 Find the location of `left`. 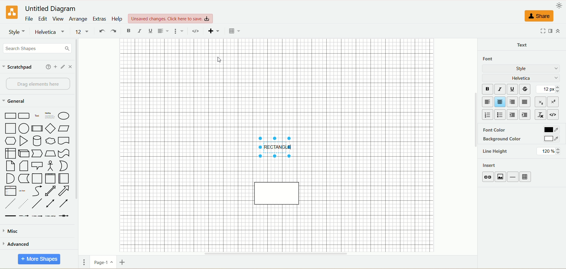

left is located at coordinates (487, 102).